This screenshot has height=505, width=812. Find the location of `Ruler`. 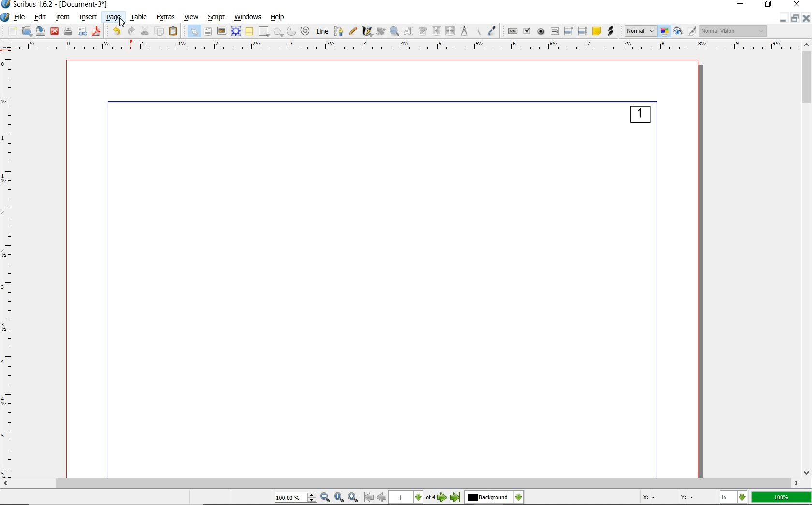

Ruler is located at coordinates (409, 47).